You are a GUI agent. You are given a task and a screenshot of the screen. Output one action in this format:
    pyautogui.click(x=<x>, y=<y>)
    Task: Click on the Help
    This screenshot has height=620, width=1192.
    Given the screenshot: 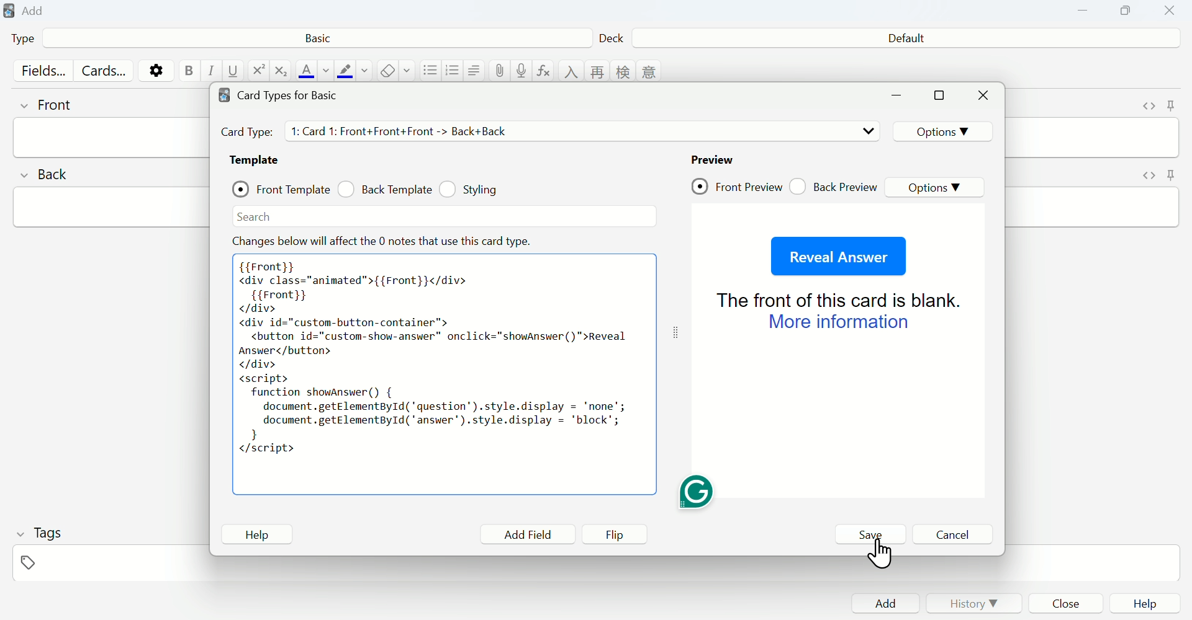 What is the action you would take?
    pyautogui.click(x=1145, y=603)
    